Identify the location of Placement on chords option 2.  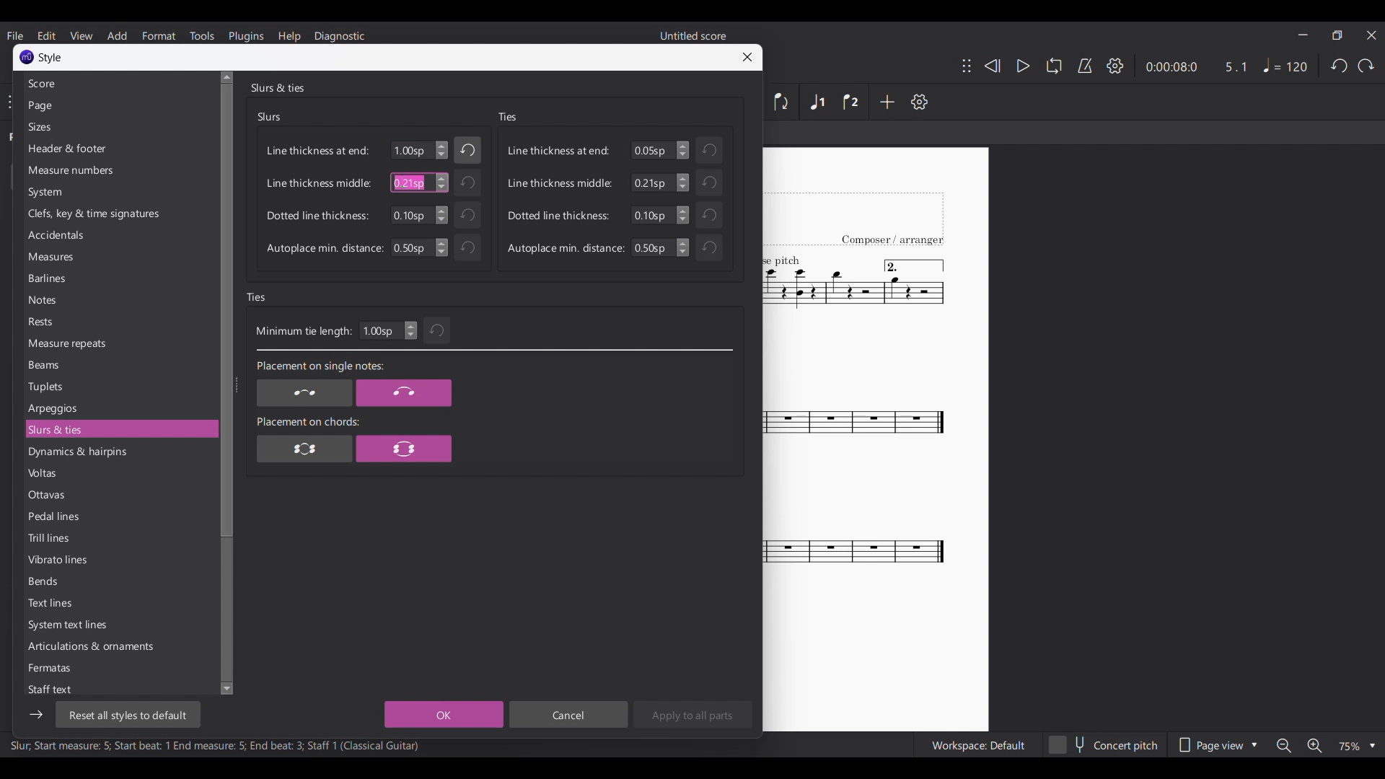
(404, 448).